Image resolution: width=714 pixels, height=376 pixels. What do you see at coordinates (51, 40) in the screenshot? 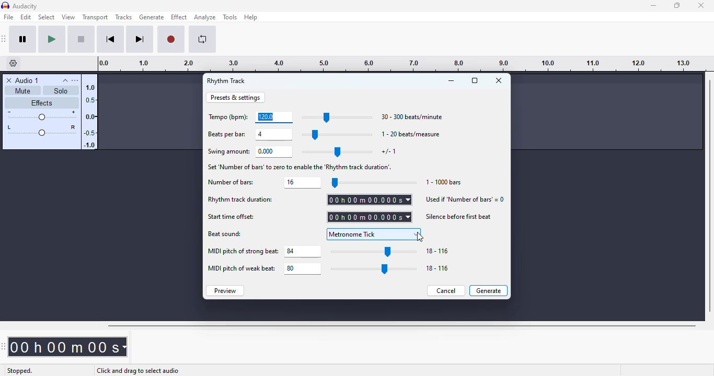
I see `play` at bounding box center [51, 40].